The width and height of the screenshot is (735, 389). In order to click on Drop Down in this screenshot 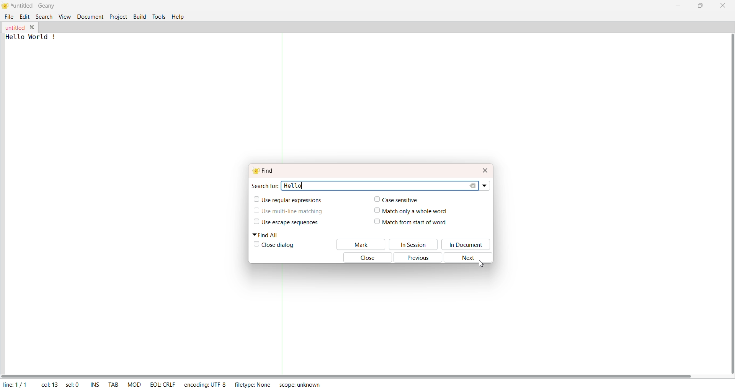, I will do `click(486, 186)`.